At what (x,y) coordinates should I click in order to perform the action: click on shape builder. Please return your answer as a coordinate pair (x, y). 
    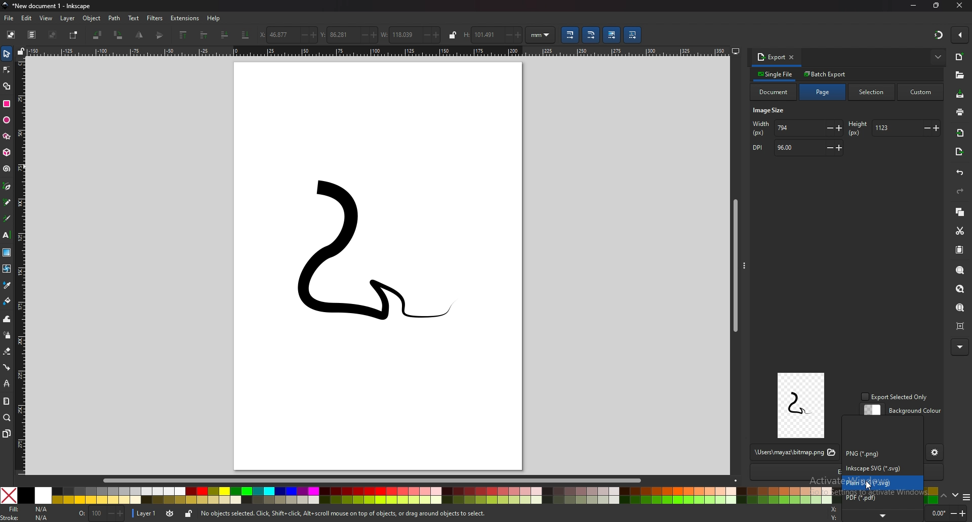
    Looking at the image, I should click on (7, 85).